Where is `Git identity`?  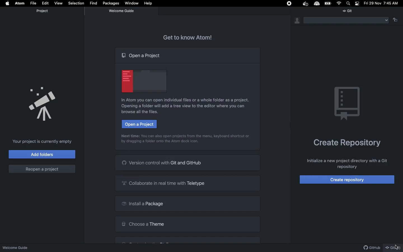 Git identity is located at coordinates (295, 20).